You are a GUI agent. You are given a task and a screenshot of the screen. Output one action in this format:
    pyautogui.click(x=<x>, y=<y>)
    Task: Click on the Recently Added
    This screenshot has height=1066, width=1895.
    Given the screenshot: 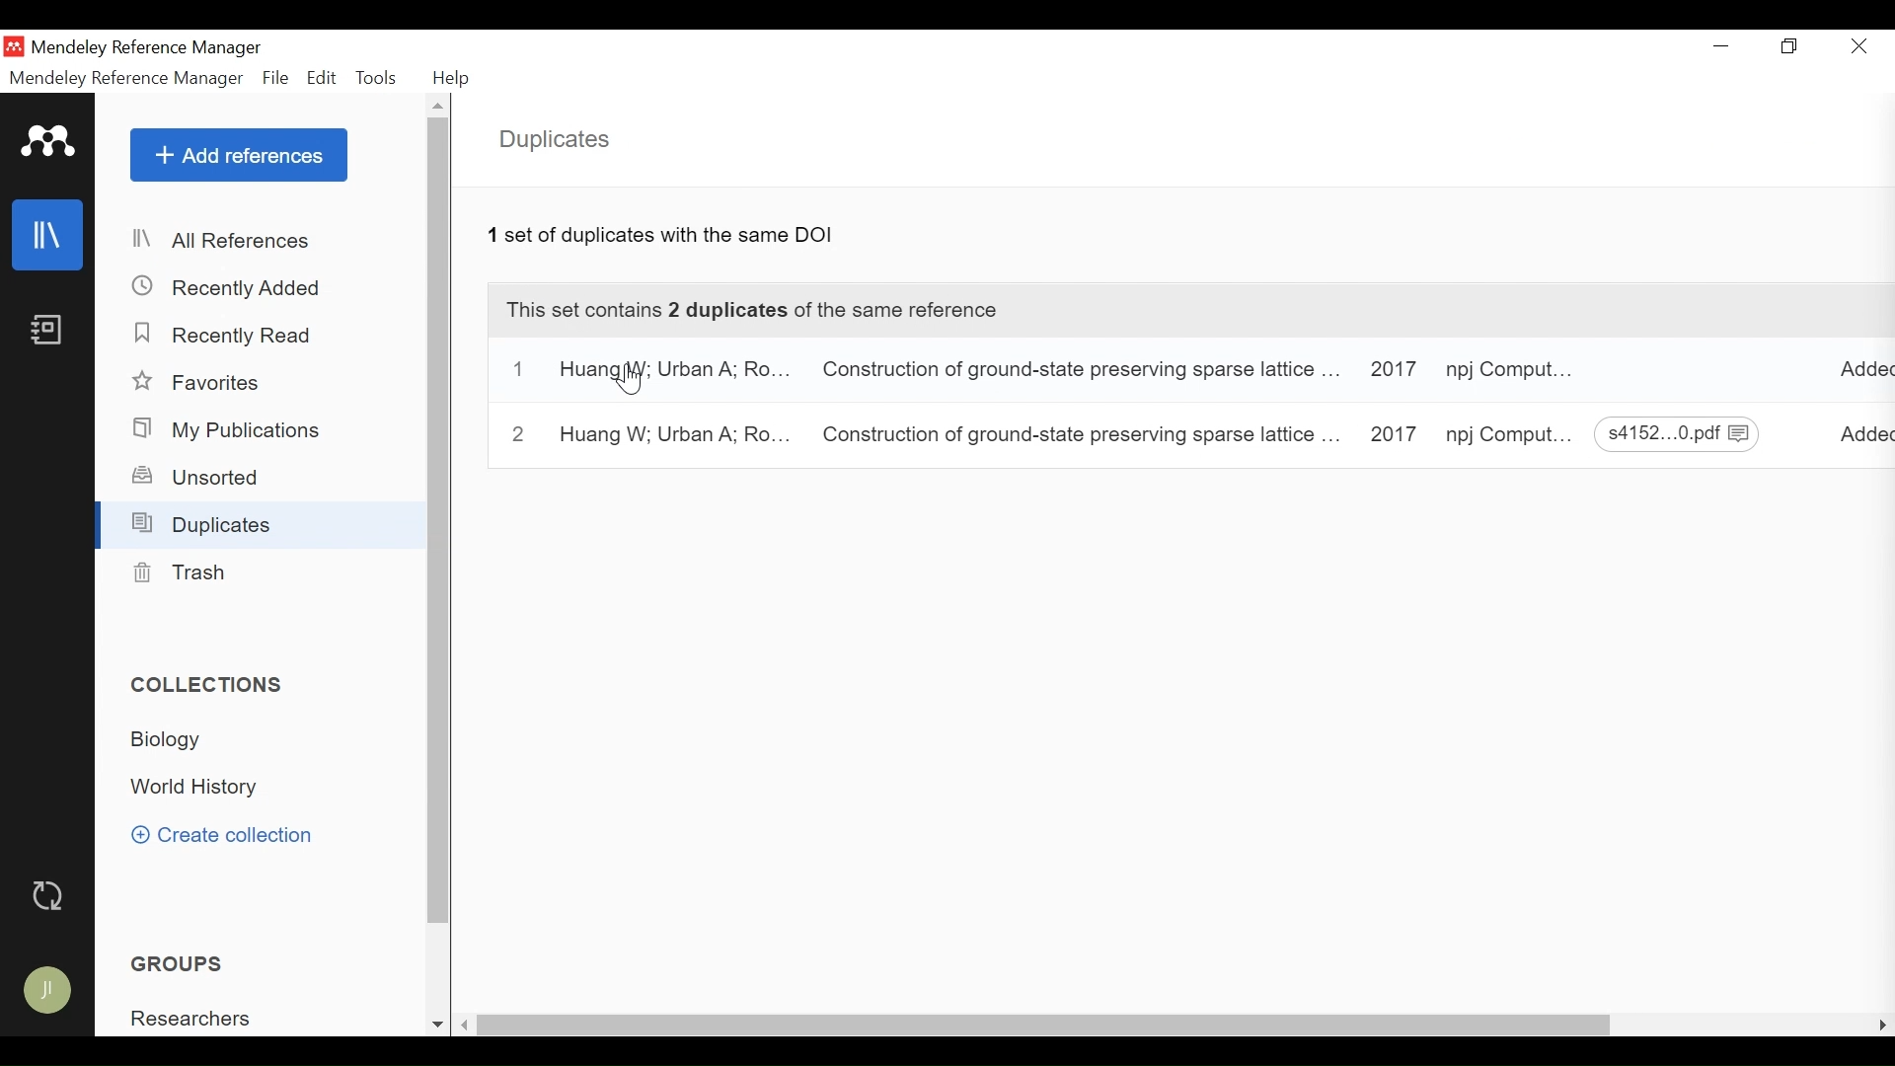 What is the action you would take?
    pyautogui.click(x=233, y=286)
    